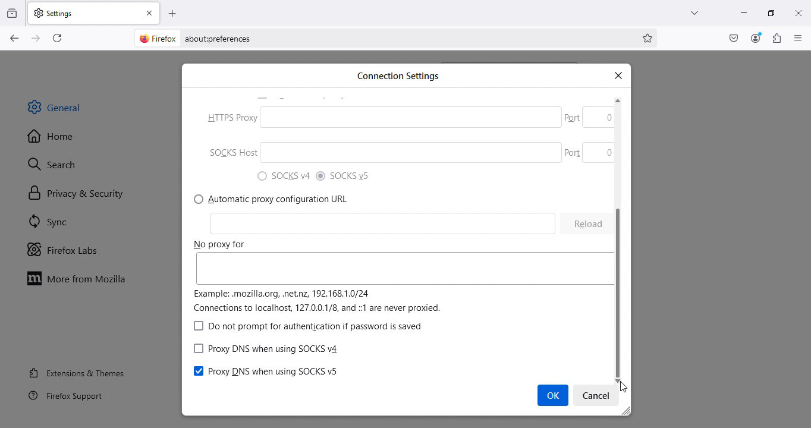 The height and width of the screenshot is (428, 811). I want to click on Bookmark, so click(649, 38).